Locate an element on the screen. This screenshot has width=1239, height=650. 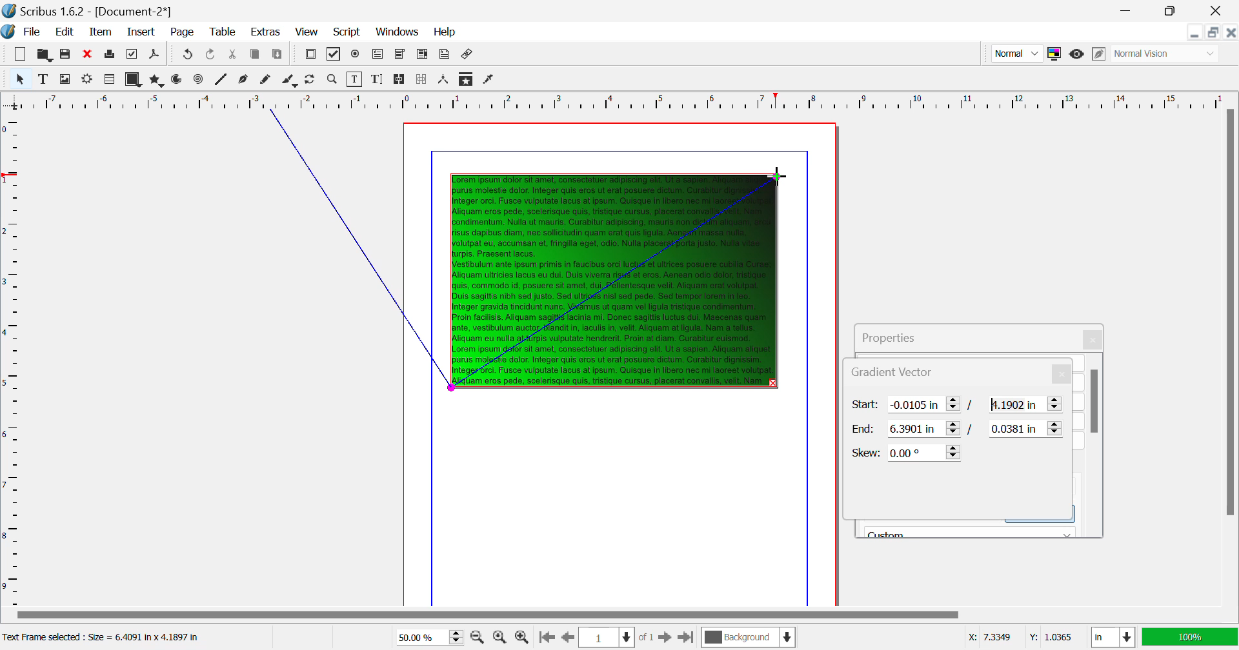
Horizontal Page Margins is located at coordinates (12, 359).